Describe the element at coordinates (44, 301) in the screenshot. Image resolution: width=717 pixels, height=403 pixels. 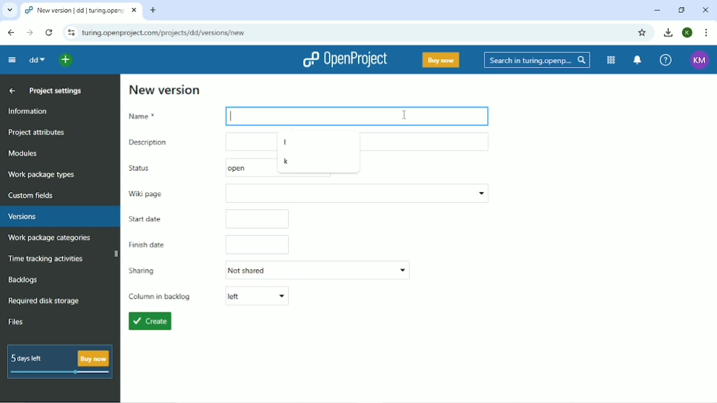
I see `Required disk storage` at that location.